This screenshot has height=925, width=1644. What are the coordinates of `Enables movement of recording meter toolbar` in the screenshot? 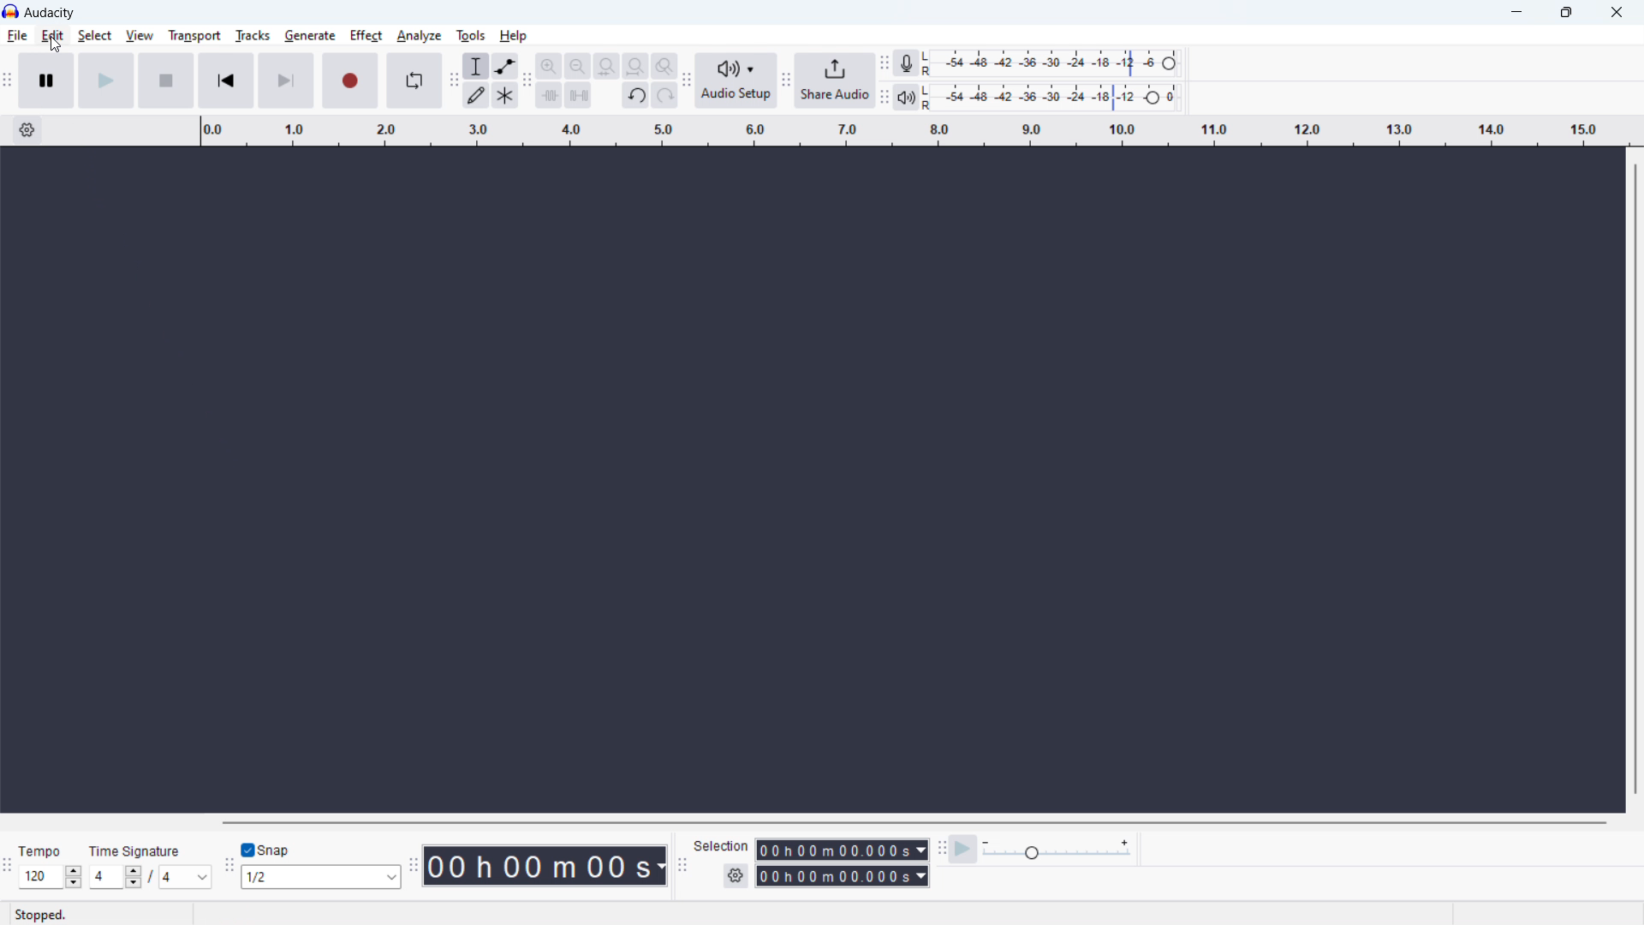 It's located at (884, 63).